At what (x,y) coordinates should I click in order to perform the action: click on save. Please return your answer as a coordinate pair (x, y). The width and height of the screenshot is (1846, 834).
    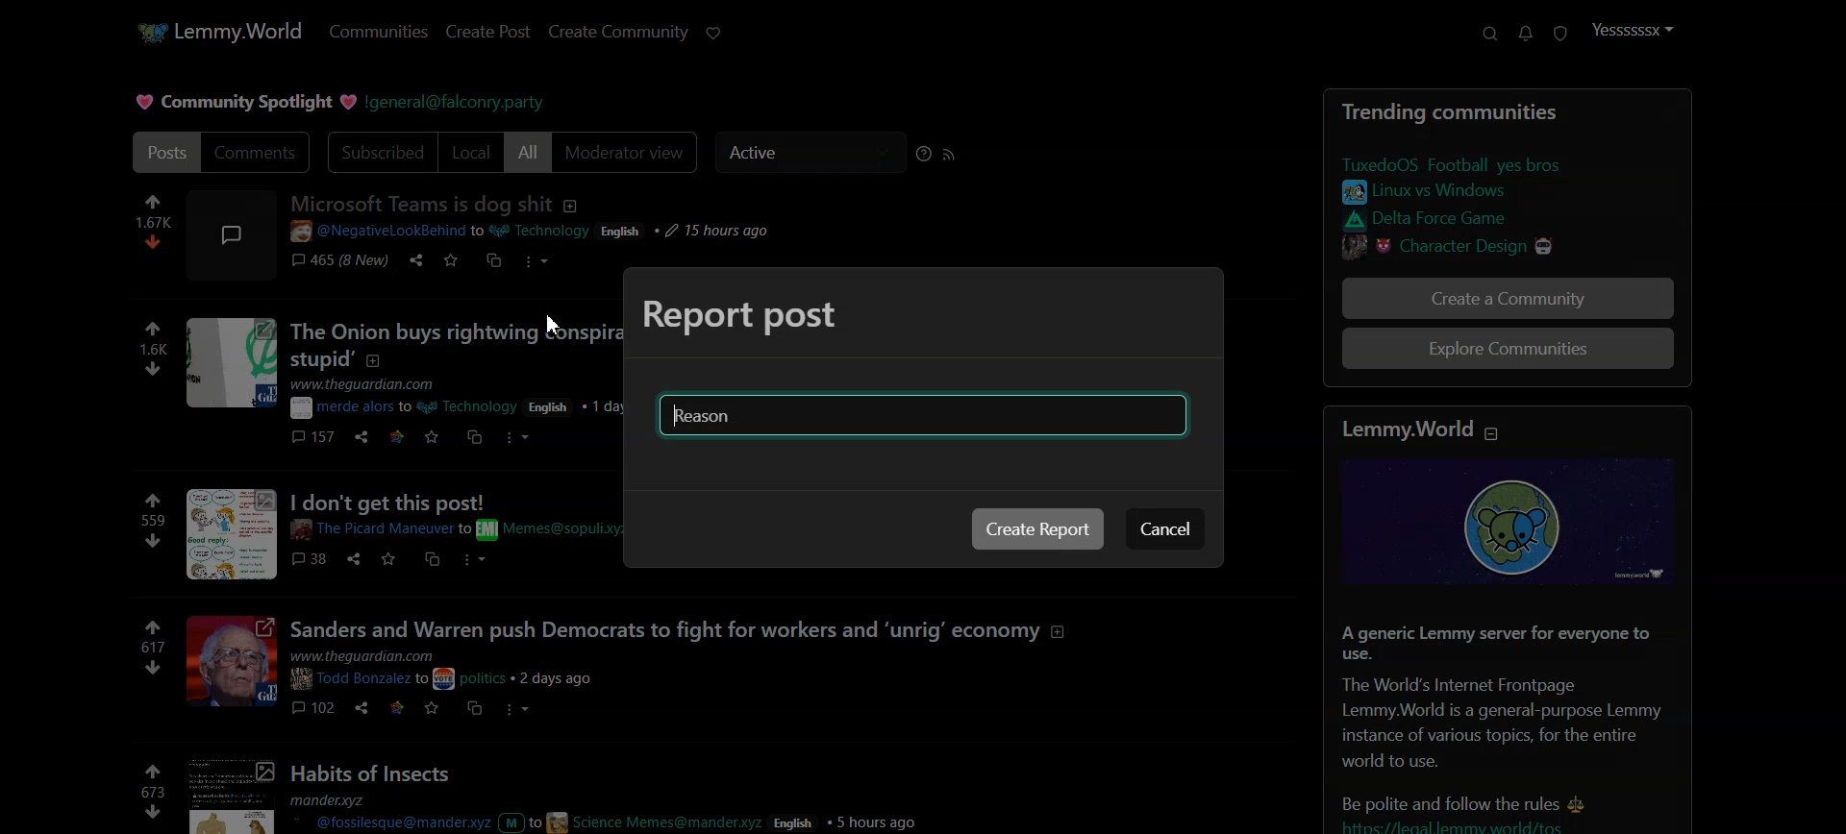
    Looking at the image, I should click on (454, 263).